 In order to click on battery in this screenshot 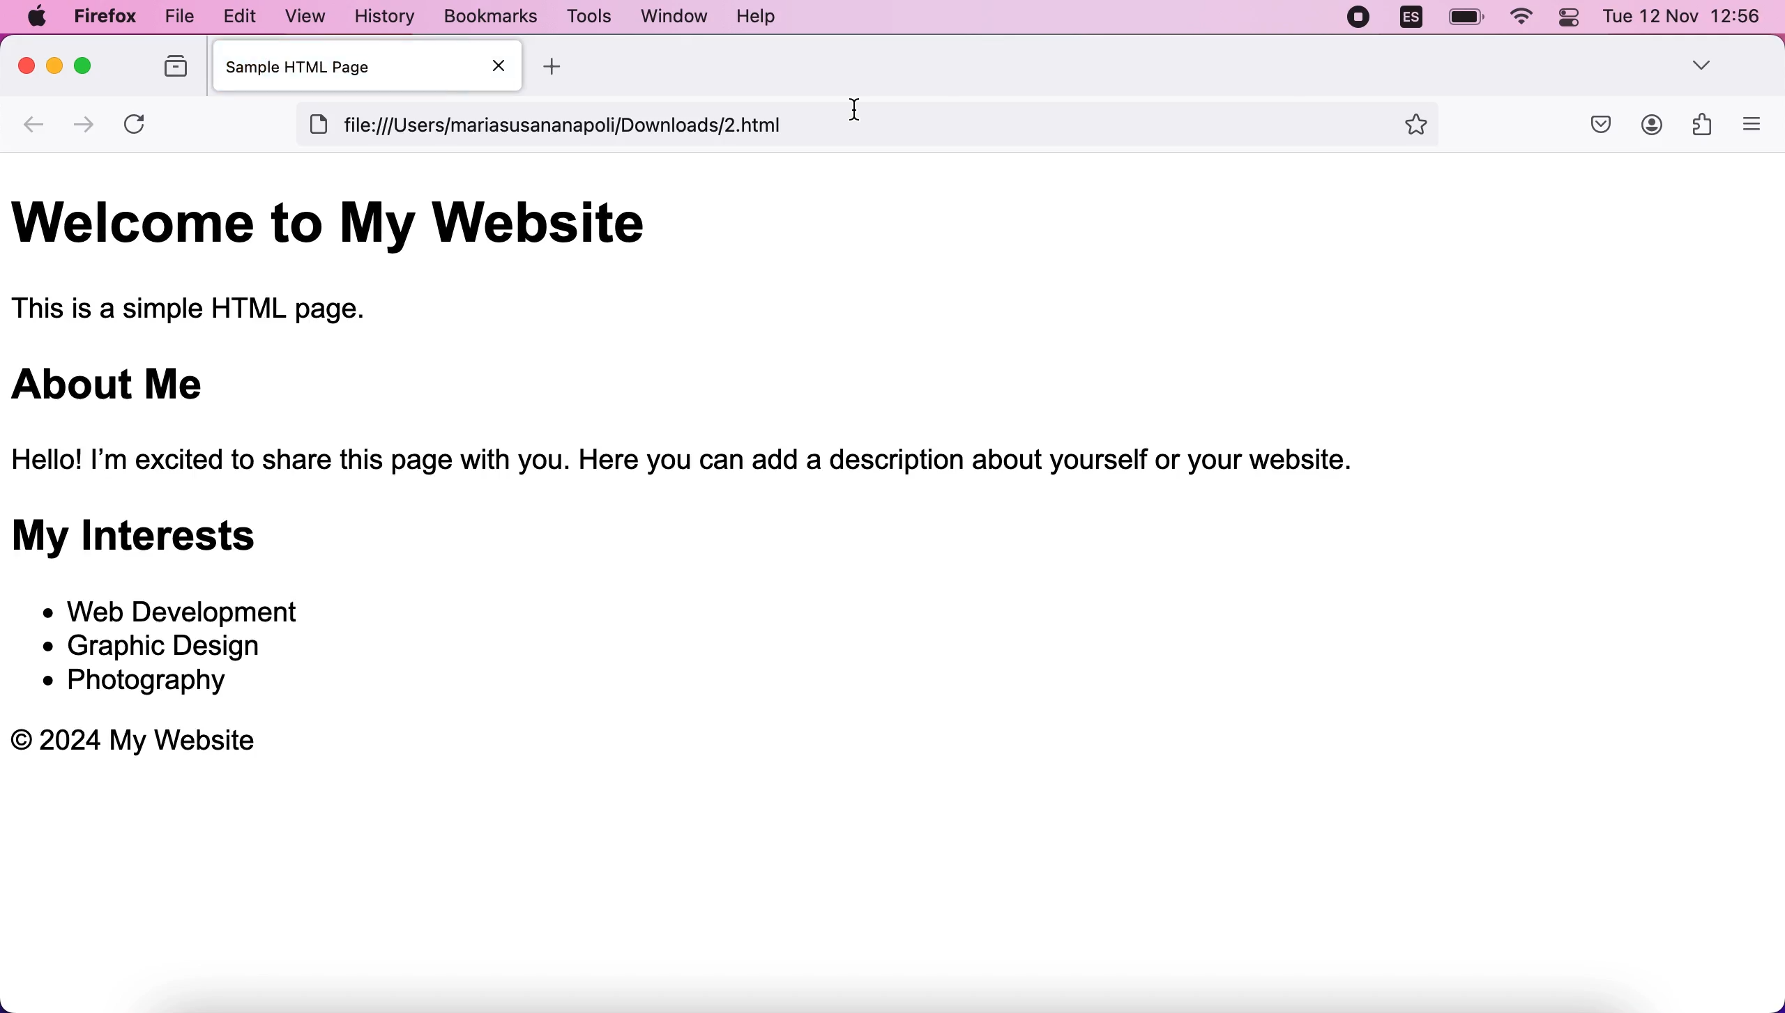, I will do `click(1465, 17)`.